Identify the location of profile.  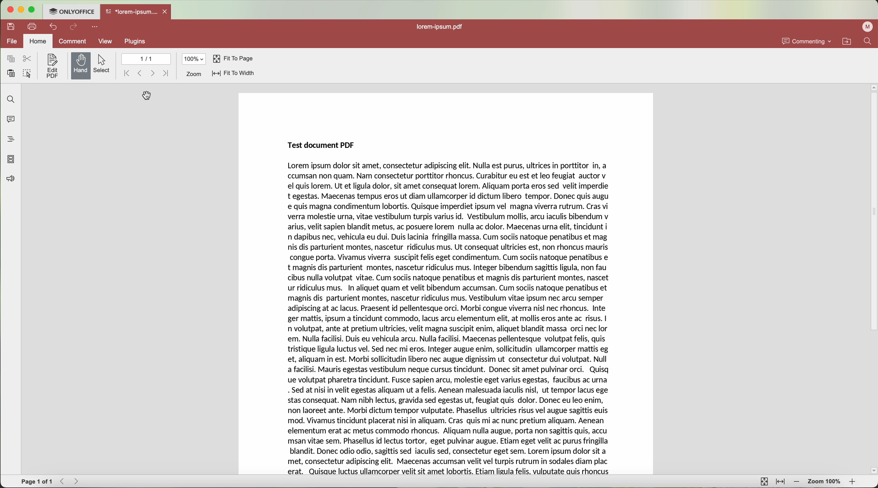
(867, 27).